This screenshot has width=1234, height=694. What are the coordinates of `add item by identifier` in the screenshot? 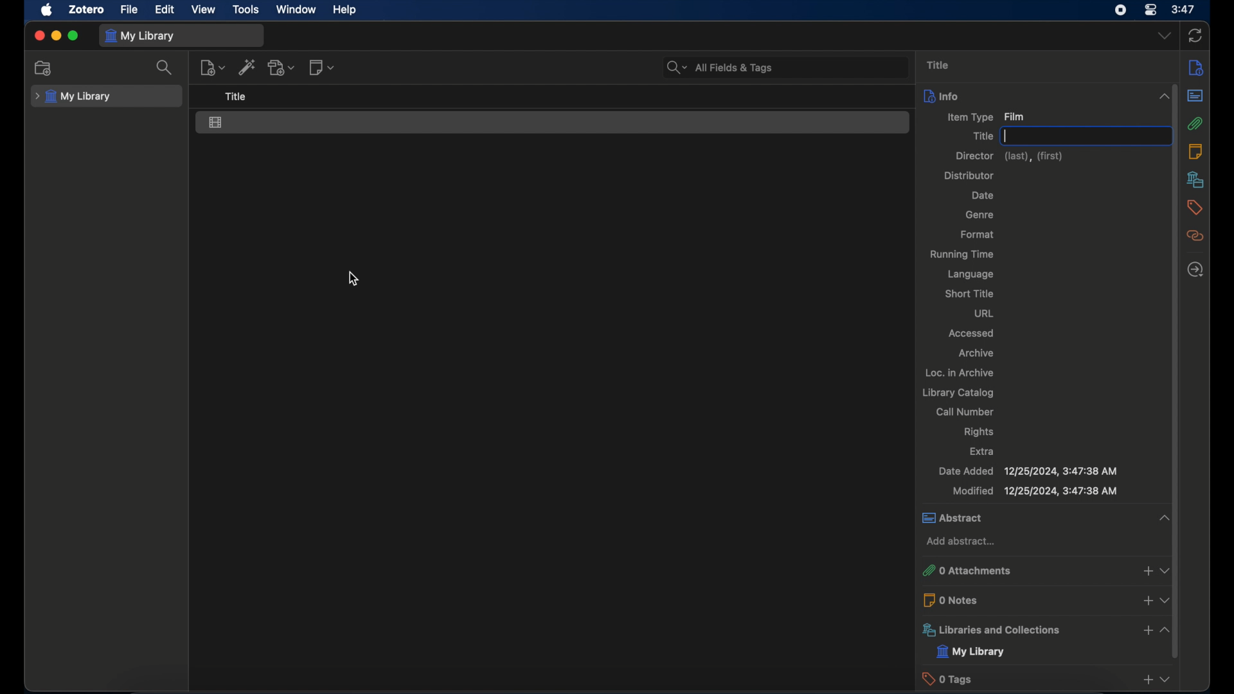 It's located at (247, 67).